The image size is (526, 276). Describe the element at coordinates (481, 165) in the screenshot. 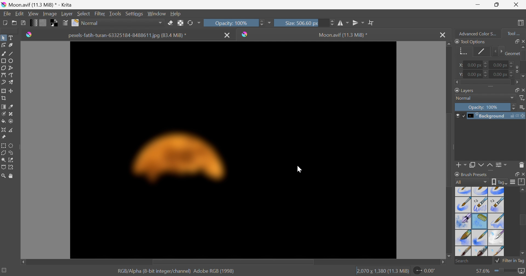

I see `Move layer or mask down` at that location.